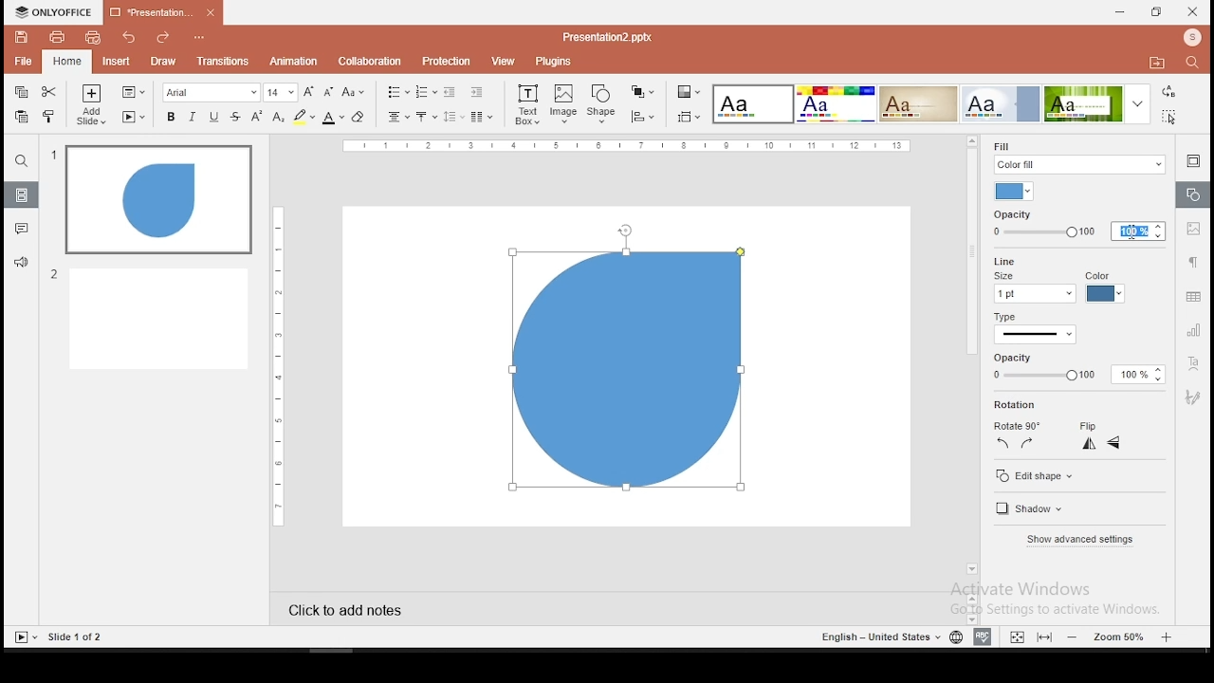  I want to click on theme, so click(918, 102).